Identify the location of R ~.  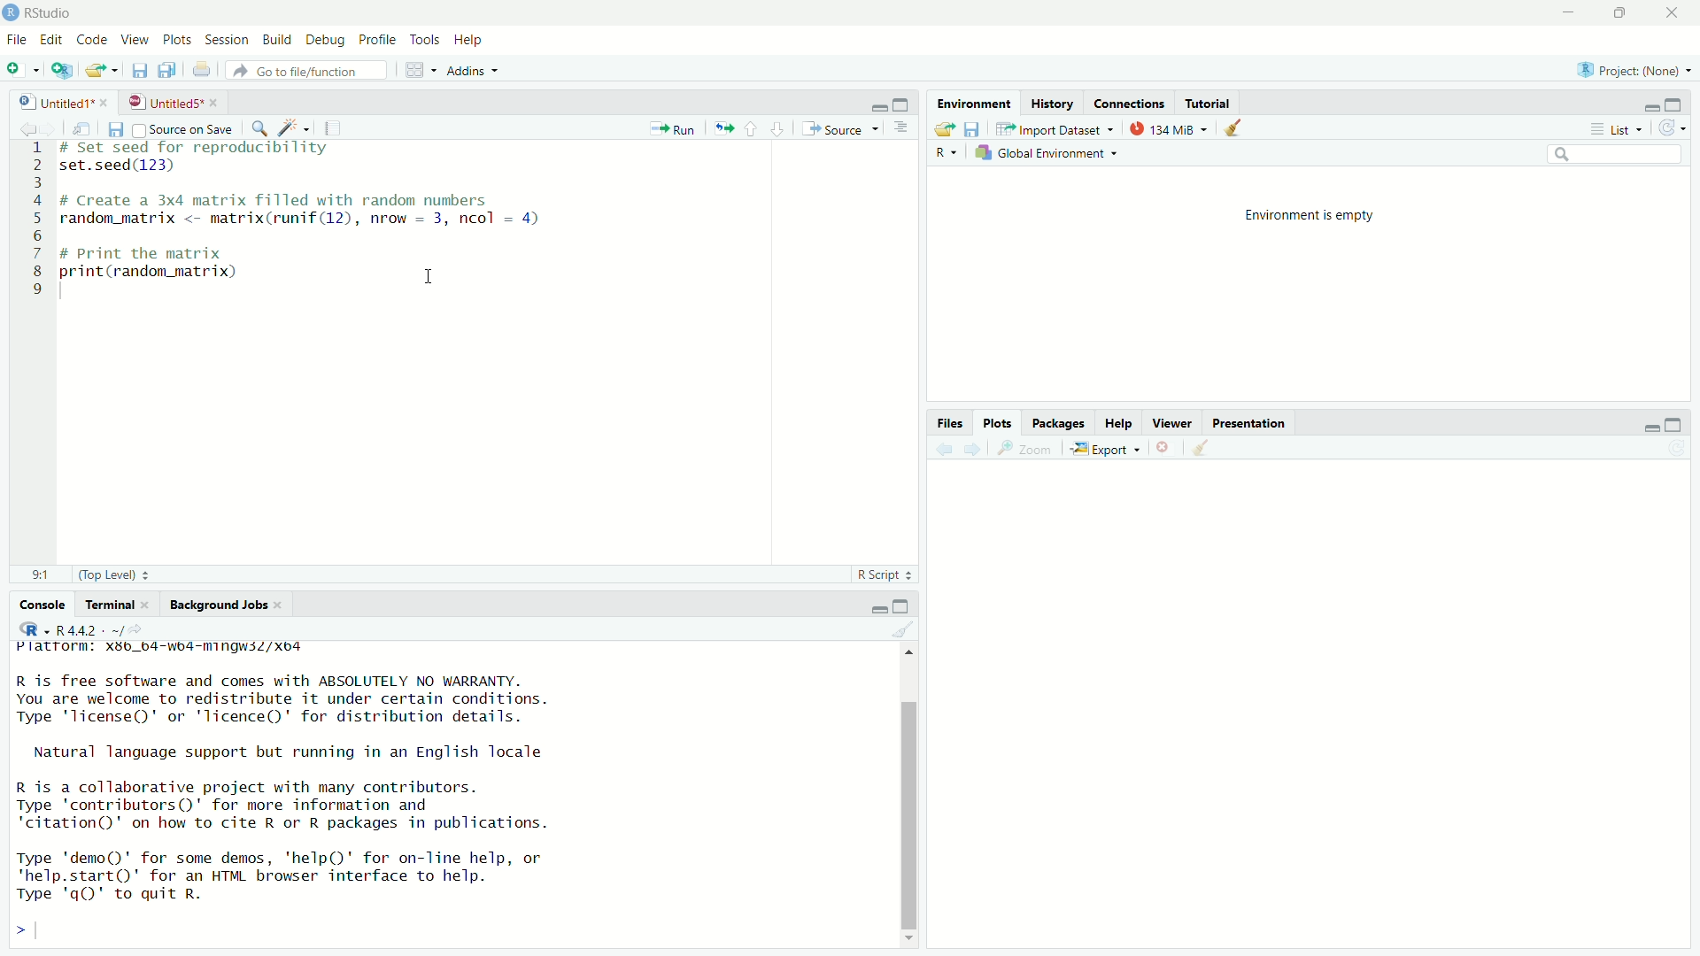
(944, 150).